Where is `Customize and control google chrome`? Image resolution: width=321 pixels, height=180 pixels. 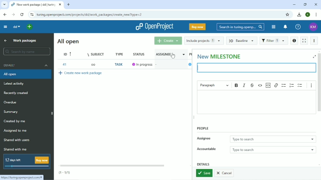
Customize and control google chrome is located at coordinates (316, 15).